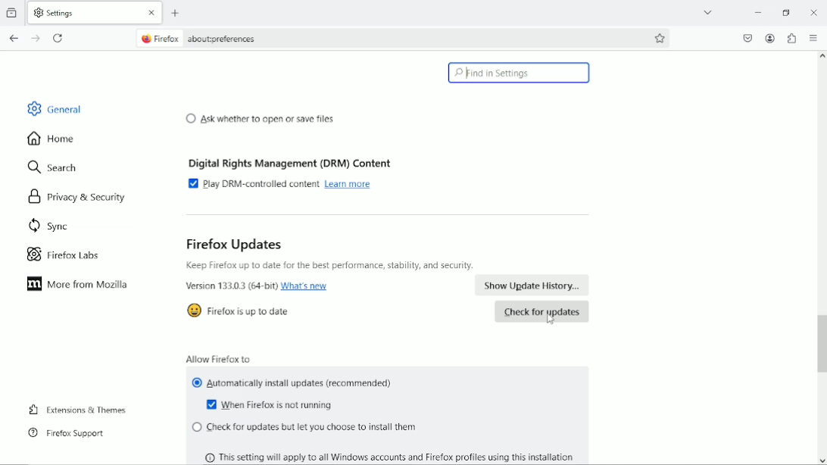 Image resolution: width=827 pixels, height=465 pixels. I want to click on Close, so click(152, 12).